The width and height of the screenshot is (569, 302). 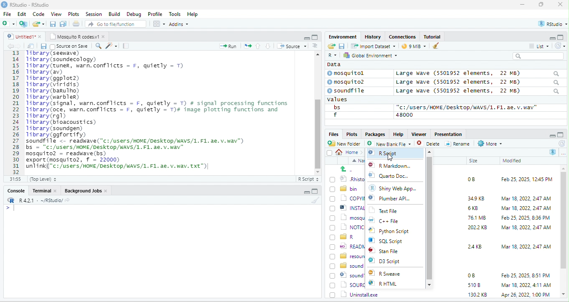 What do you see at coordinates (306, 38) in the screenshot?
I see `minimize` at bounding box center [306, 38].